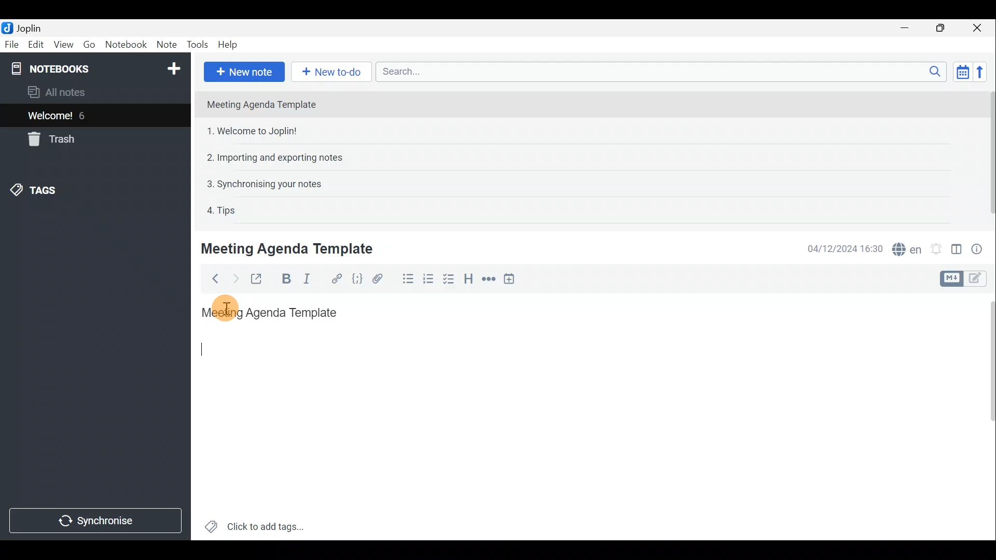 Image resolution: width=996 pixels, height=560 pixels. Describe the element at coordinates (36, 46) in the screenshot. I see `Edit` at that location.